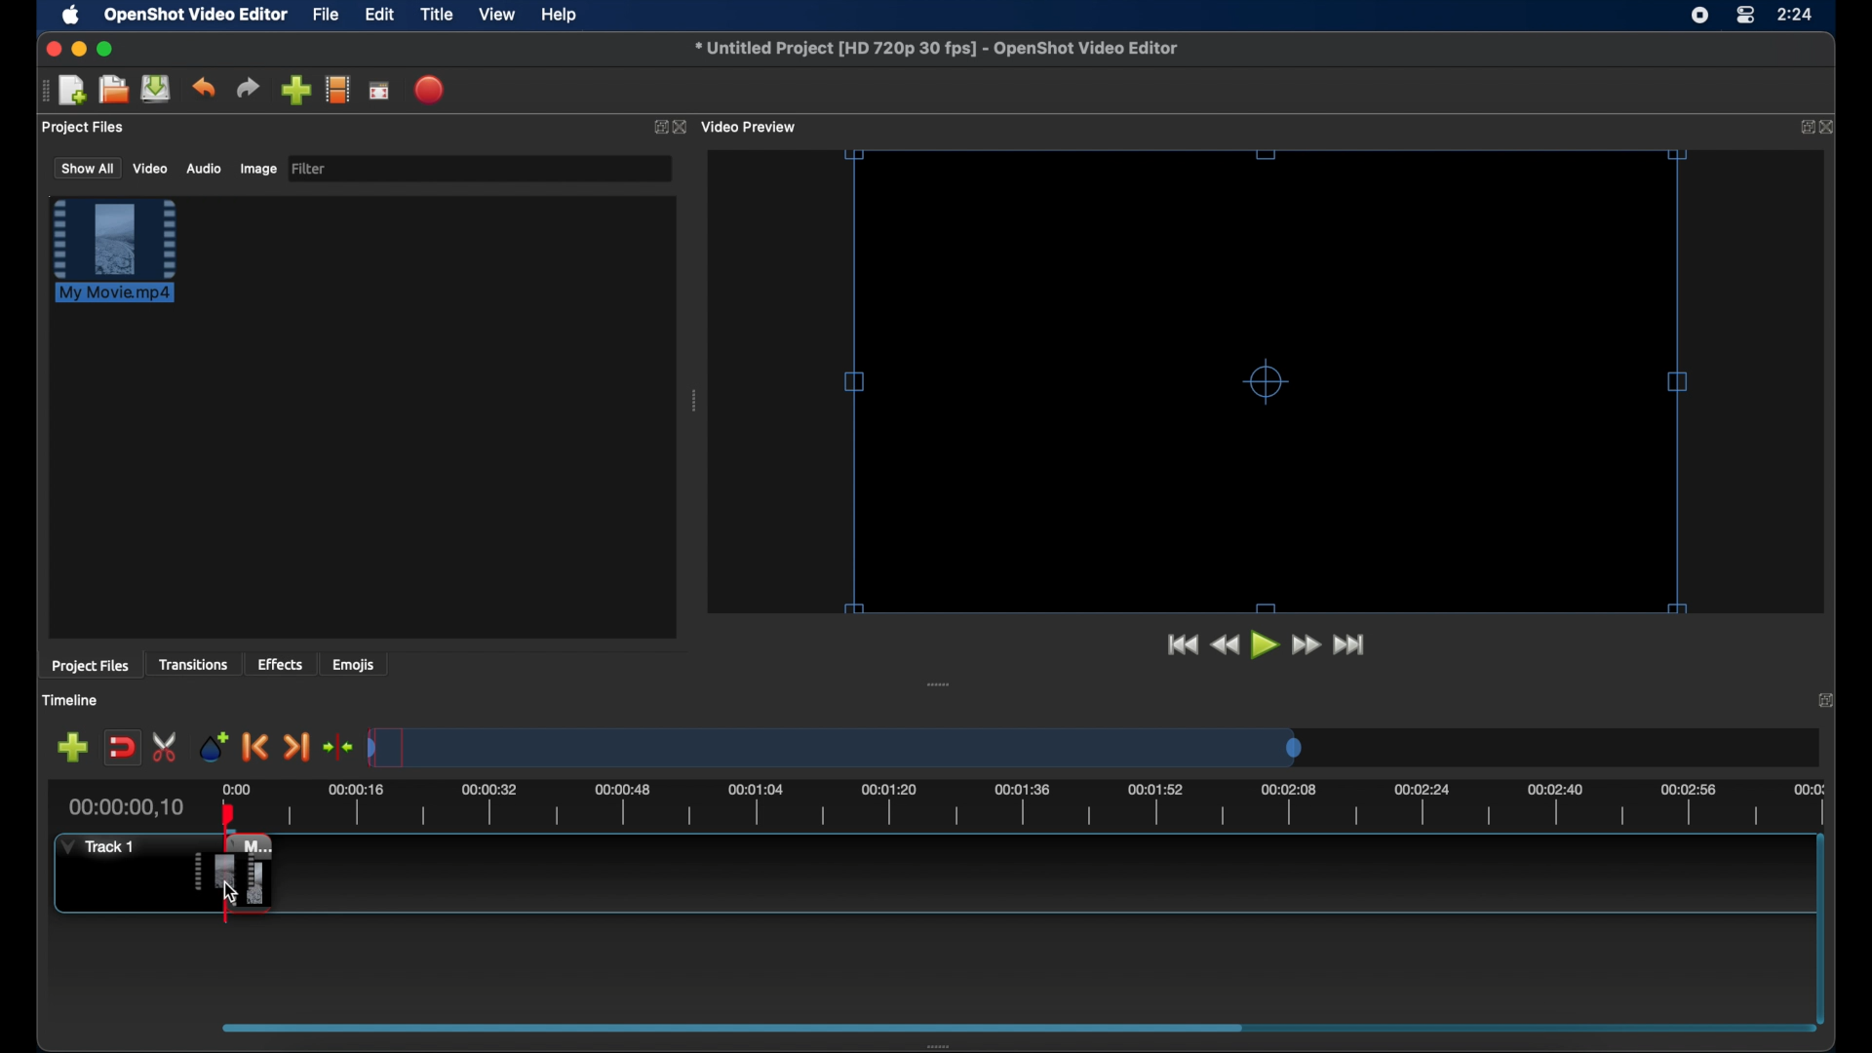  What do you see at coordinates (72, 89) in the screenshot?
I see `new project` at bounding box center [72, 89].